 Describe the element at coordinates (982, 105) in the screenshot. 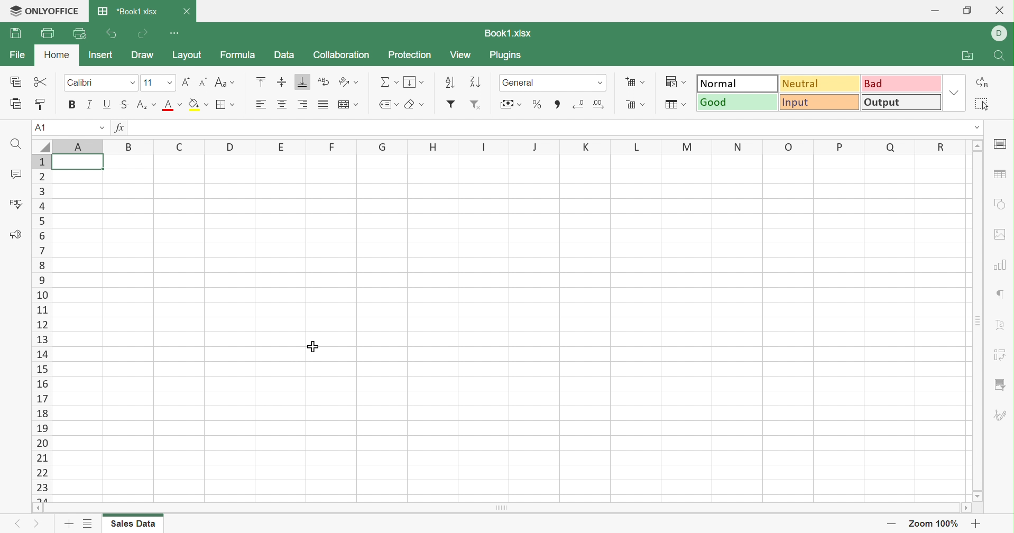

I see `Select all` at that location.